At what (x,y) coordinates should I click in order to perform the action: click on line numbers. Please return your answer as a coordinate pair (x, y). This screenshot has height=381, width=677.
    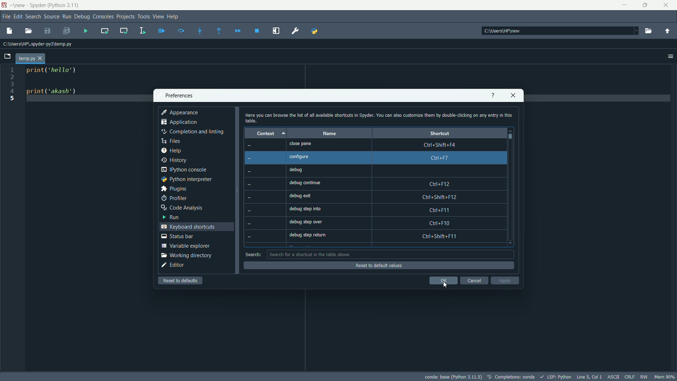
    Looking at the image, I should click on (12, 85).